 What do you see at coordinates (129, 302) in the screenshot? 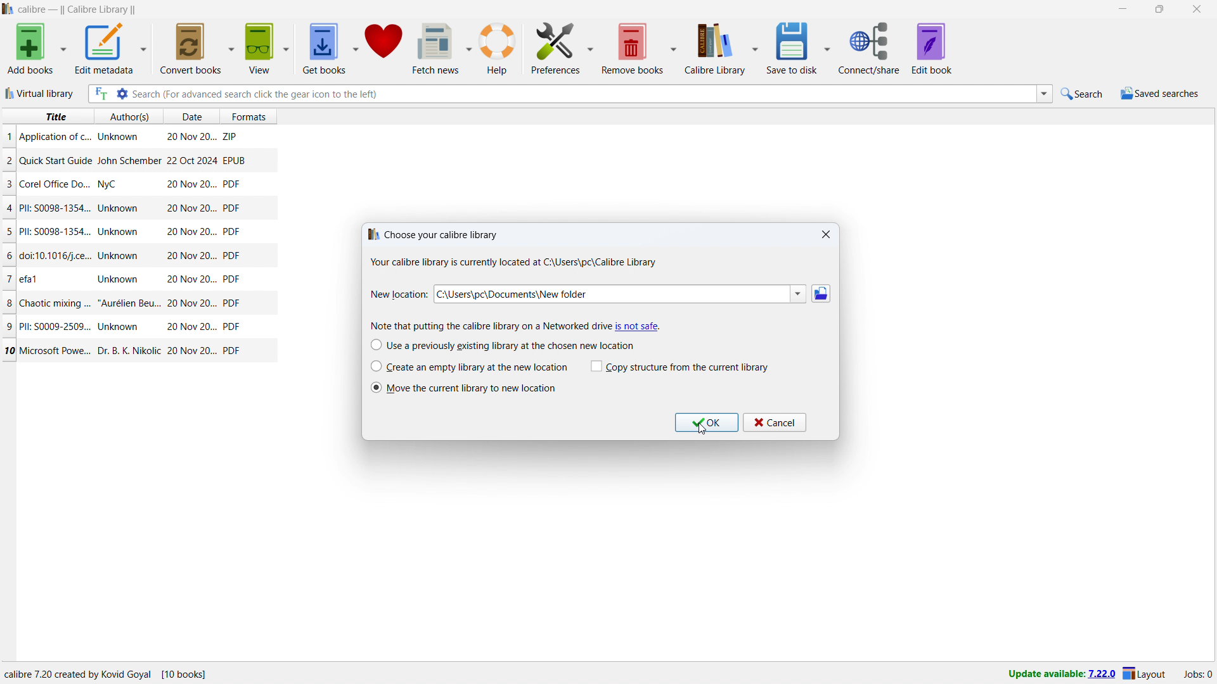
I see `Author` at bounding box center [129, 302].